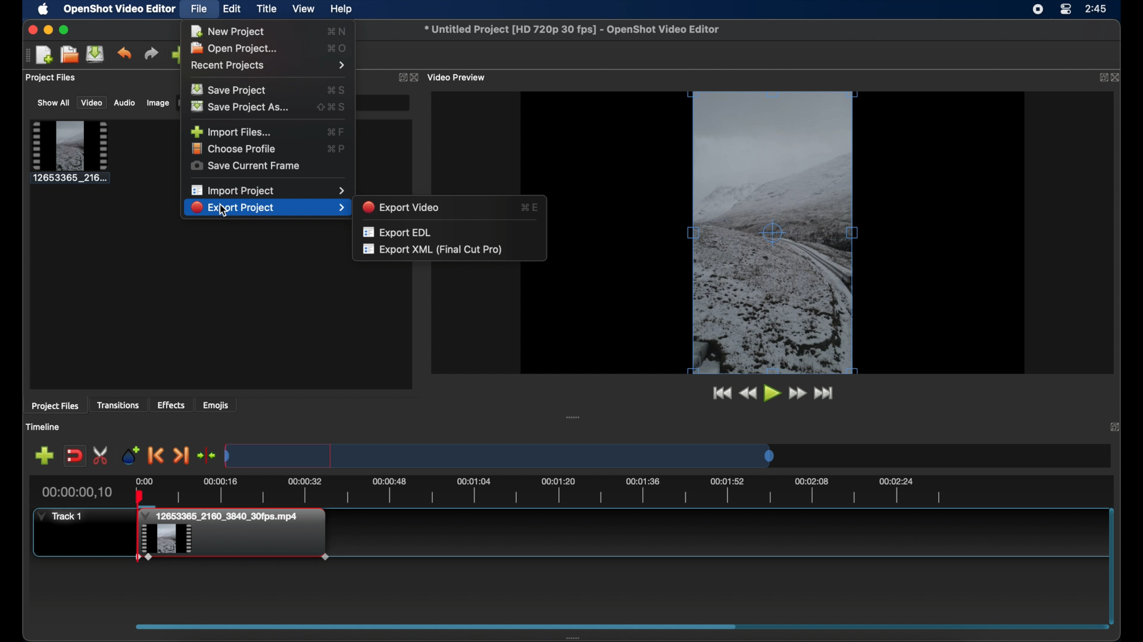  Describe the element at coordinates (217, 405) in the screenshot. I see `emojis` at that location.